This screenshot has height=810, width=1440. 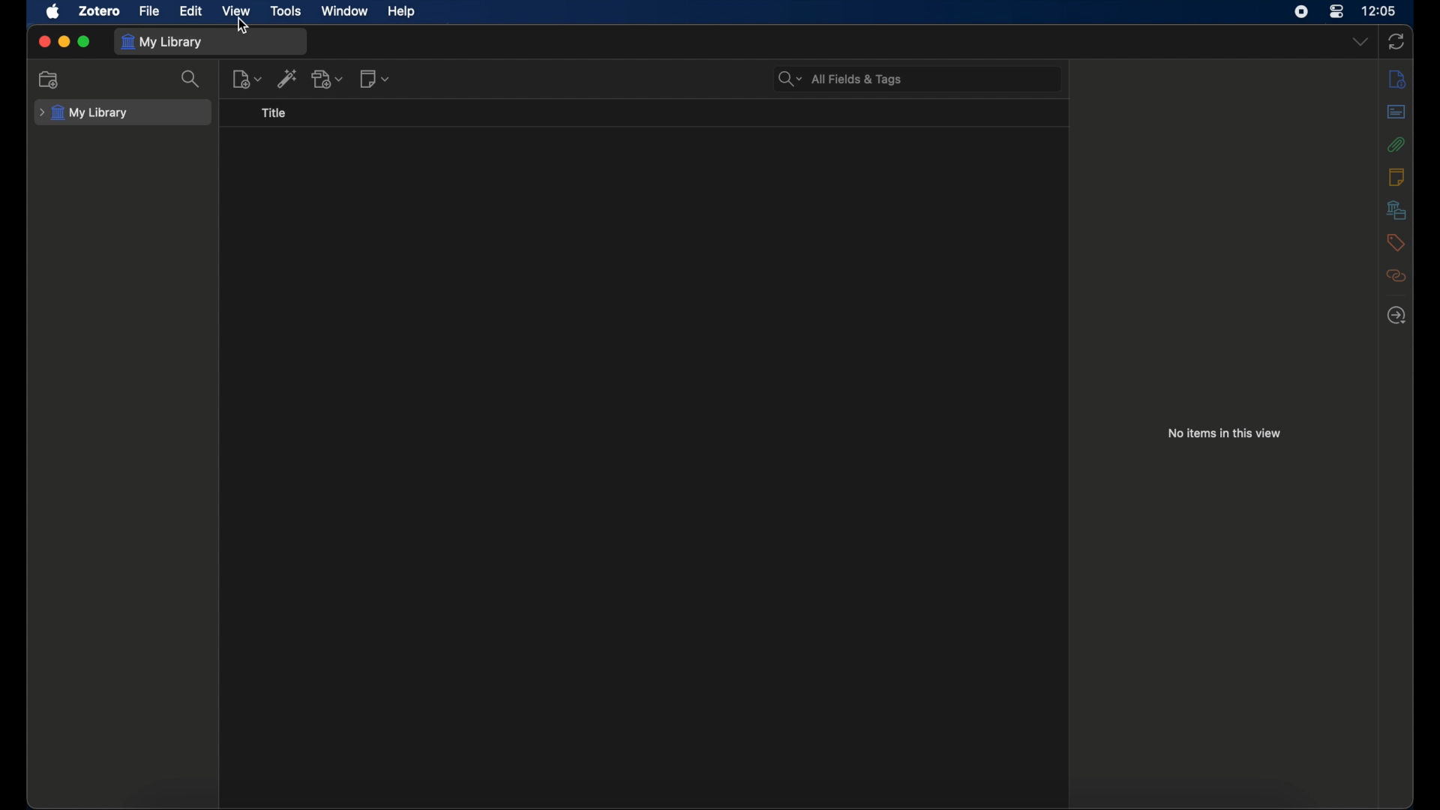 I want to click on dropdown, so click(x=1360, y=41).